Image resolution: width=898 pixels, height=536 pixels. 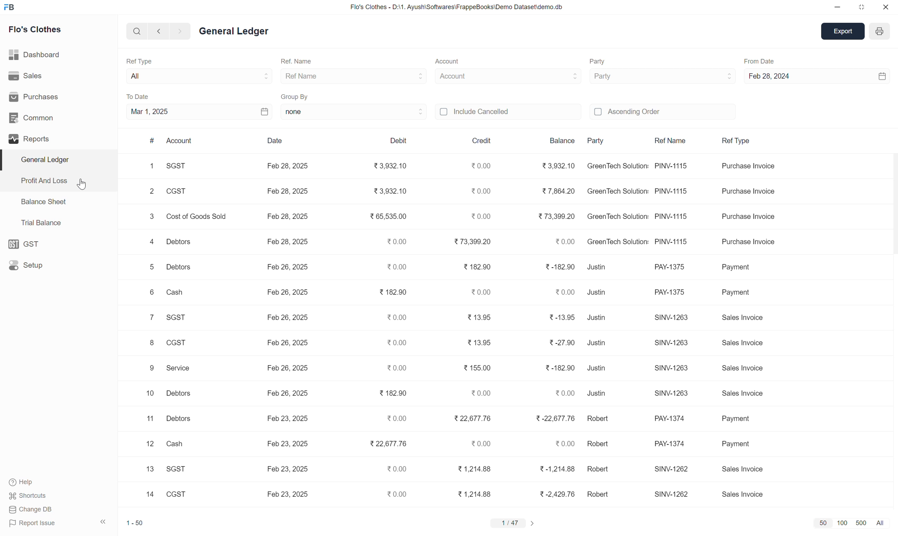 I want to click on Ref name dropdown, so click(x=403, y=75).